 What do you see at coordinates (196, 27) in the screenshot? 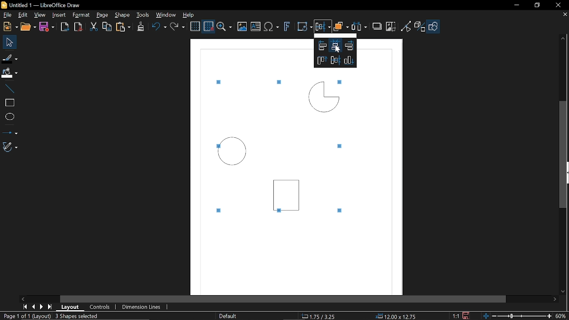
I see `Display grid` at bounding box center [196, 27].